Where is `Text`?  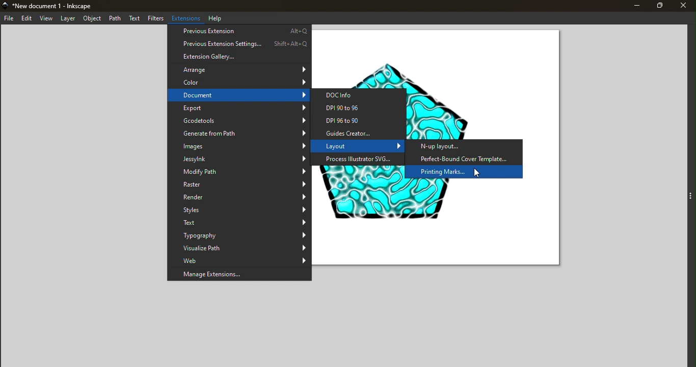 Text is located at coordinates (239, 223).